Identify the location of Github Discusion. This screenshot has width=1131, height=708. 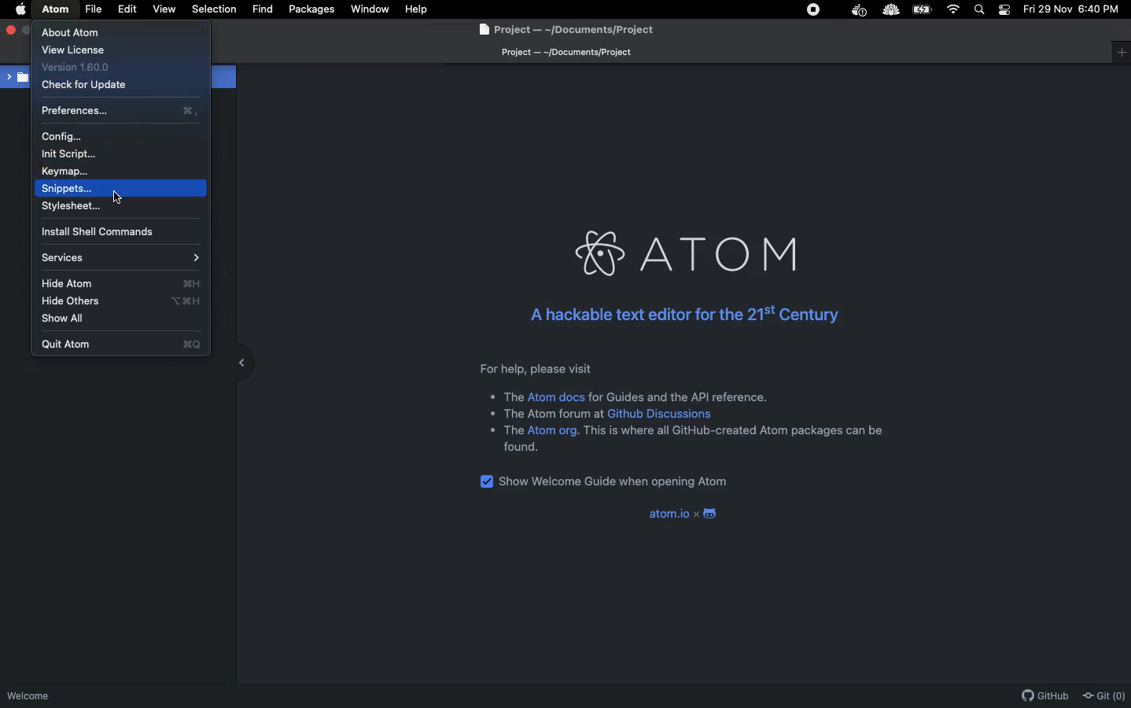
(660, 413).